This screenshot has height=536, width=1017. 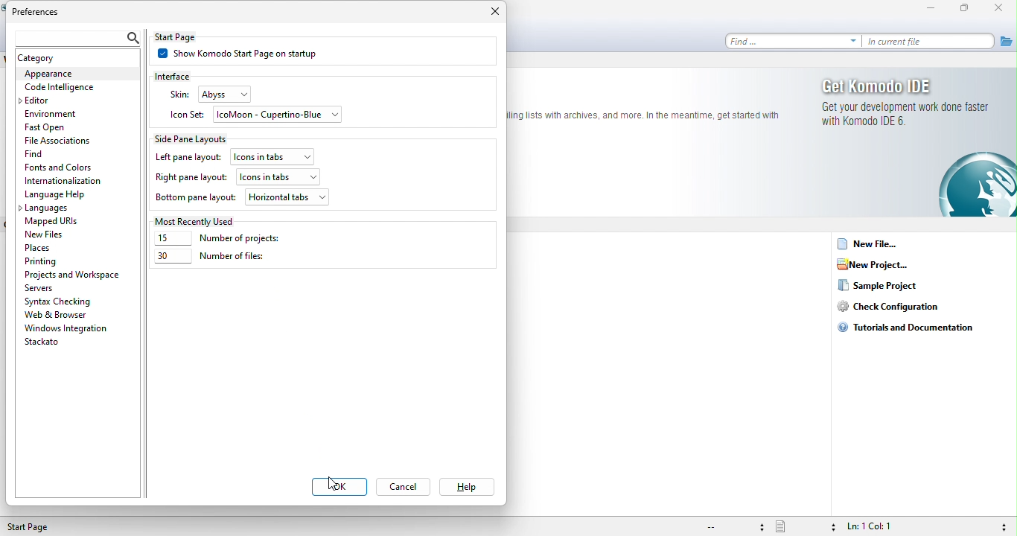 What do you see at coordinates (229, 239) in the screenshot?
I see `number of projects` at bounding box center [229, 239].